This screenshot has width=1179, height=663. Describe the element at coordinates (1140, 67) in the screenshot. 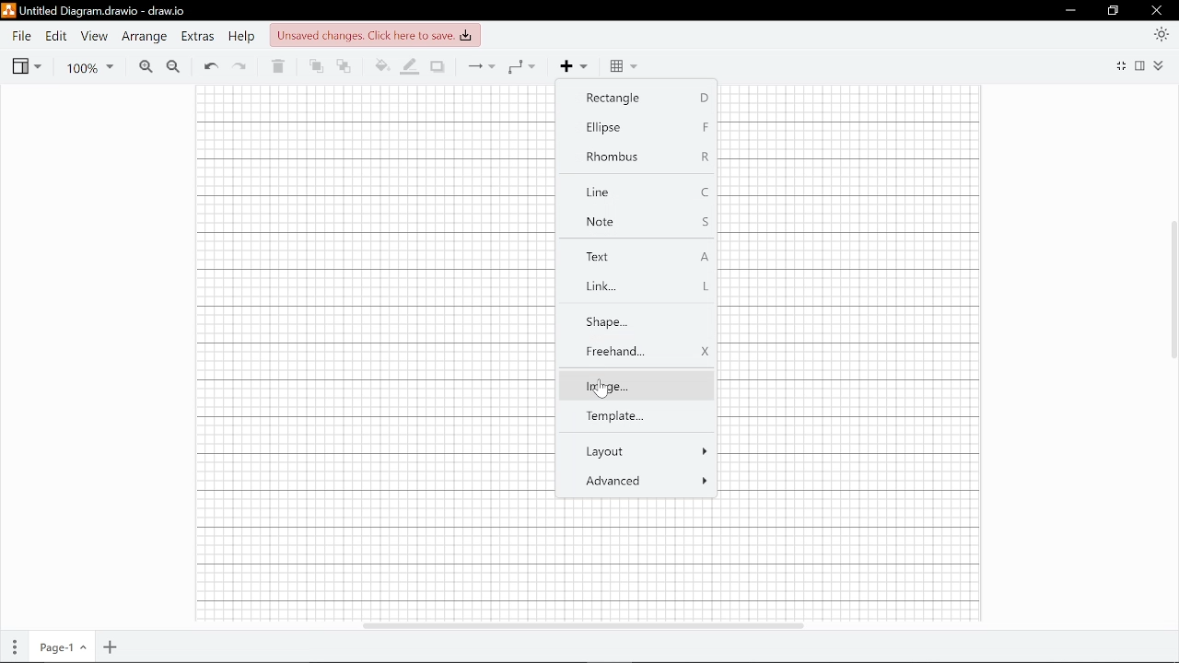

I see `Format` at that location.